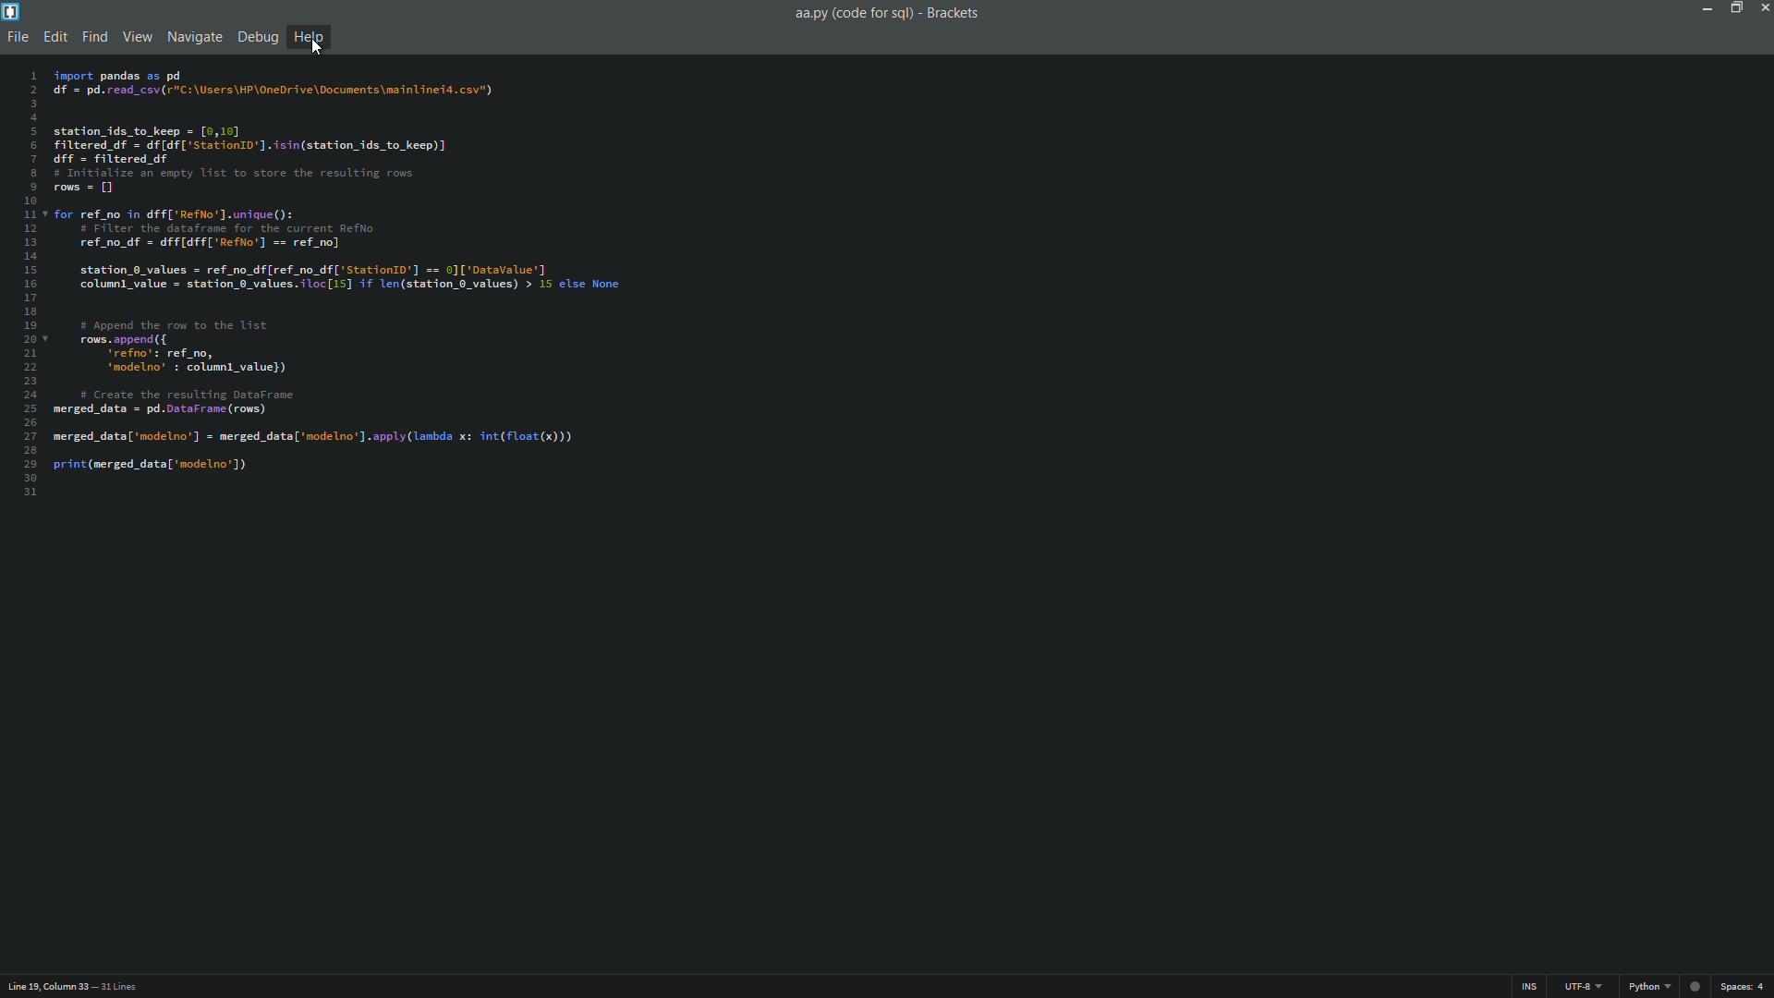 Image resolution: width=1774 pixels, height=998 pixels. What do you see at coordinates (1707, 8) in the screenshot?
I see `minimize` at bounding box center [1707, 8].